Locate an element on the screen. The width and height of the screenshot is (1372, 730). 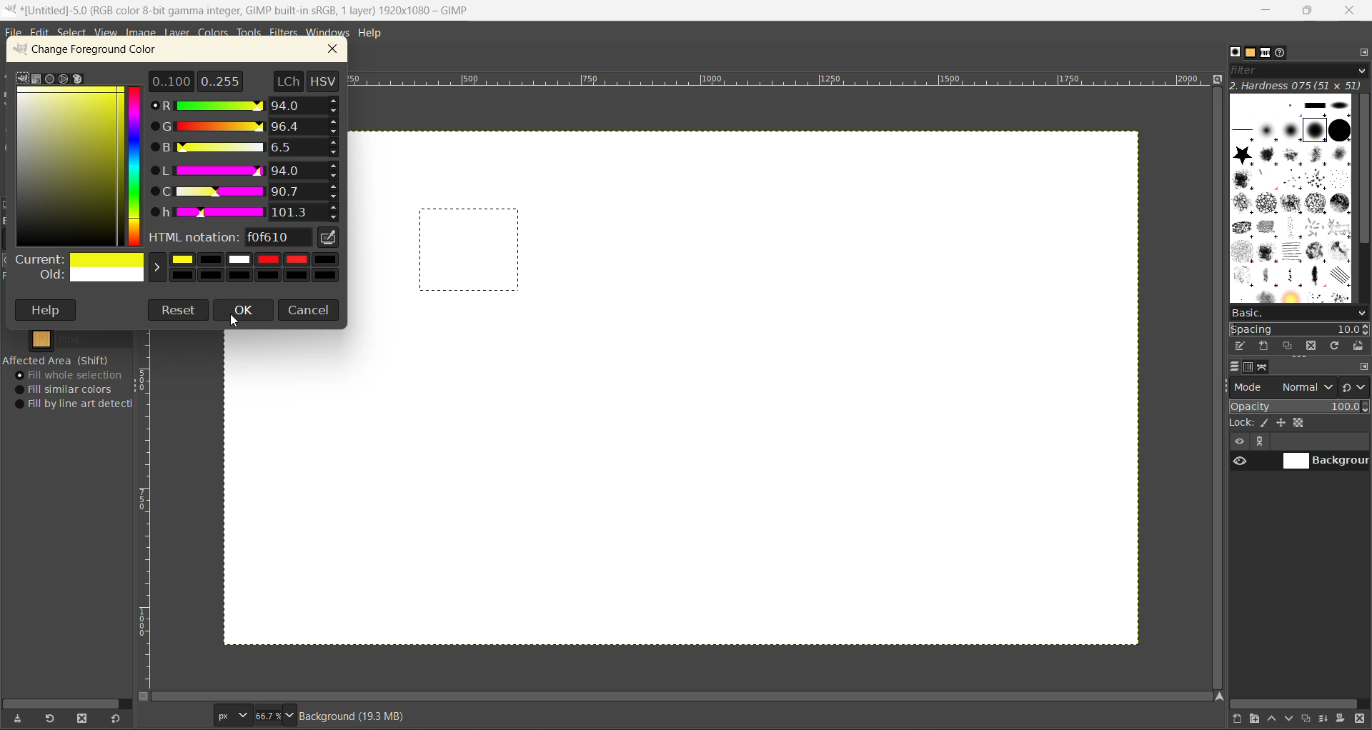
minimize is located at coordinates (1268, 9).